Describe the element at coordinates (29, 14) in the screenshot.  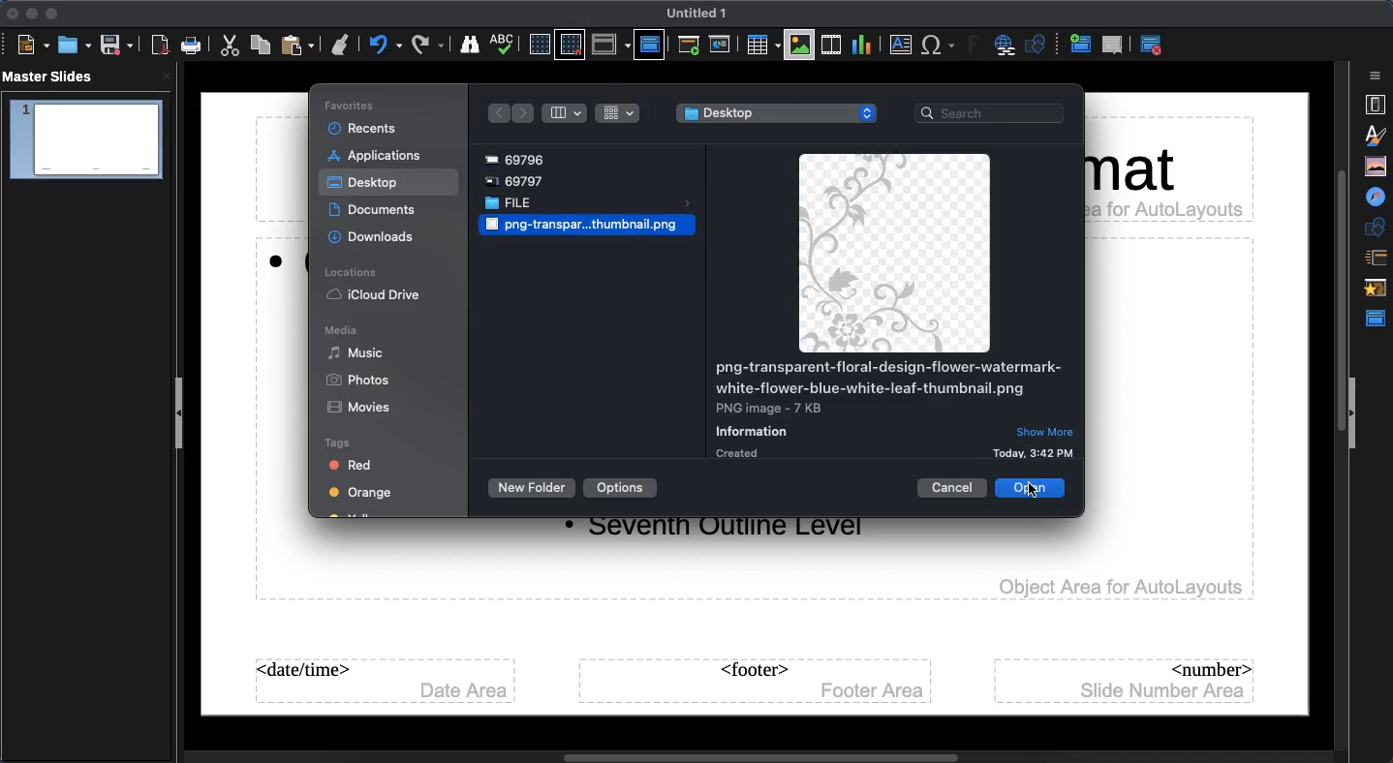
I see `Minimize` at that location.